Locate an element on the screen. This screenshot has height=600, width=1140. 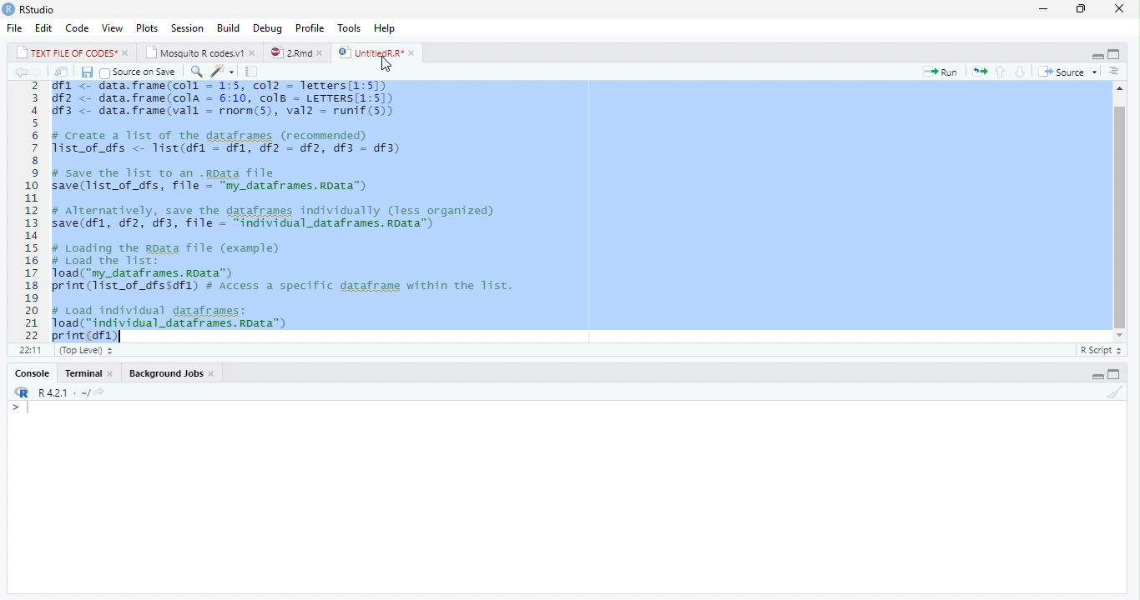
Terminal is located at coordinates (90, 373).